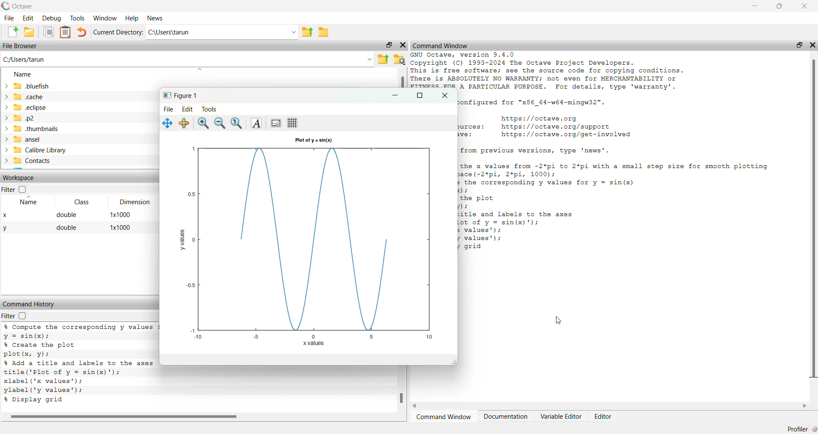  What do you see at coordinates (124, 417) in the screenshot?
I see `scroll bar` at bounding box center [124, 417].